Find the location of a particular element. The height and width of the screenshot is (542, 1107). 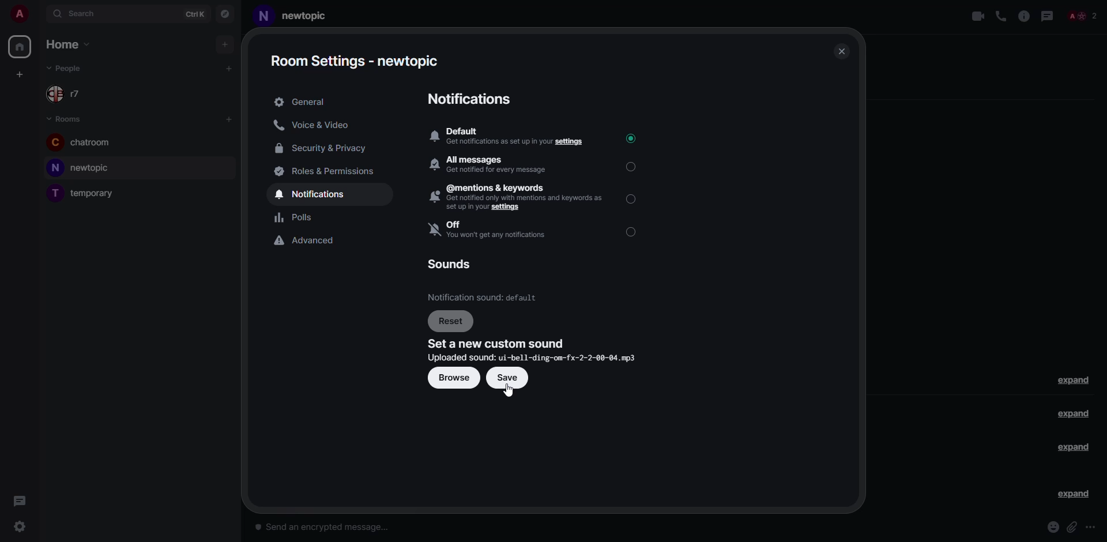

notifications is located at coordinates (312, 194).